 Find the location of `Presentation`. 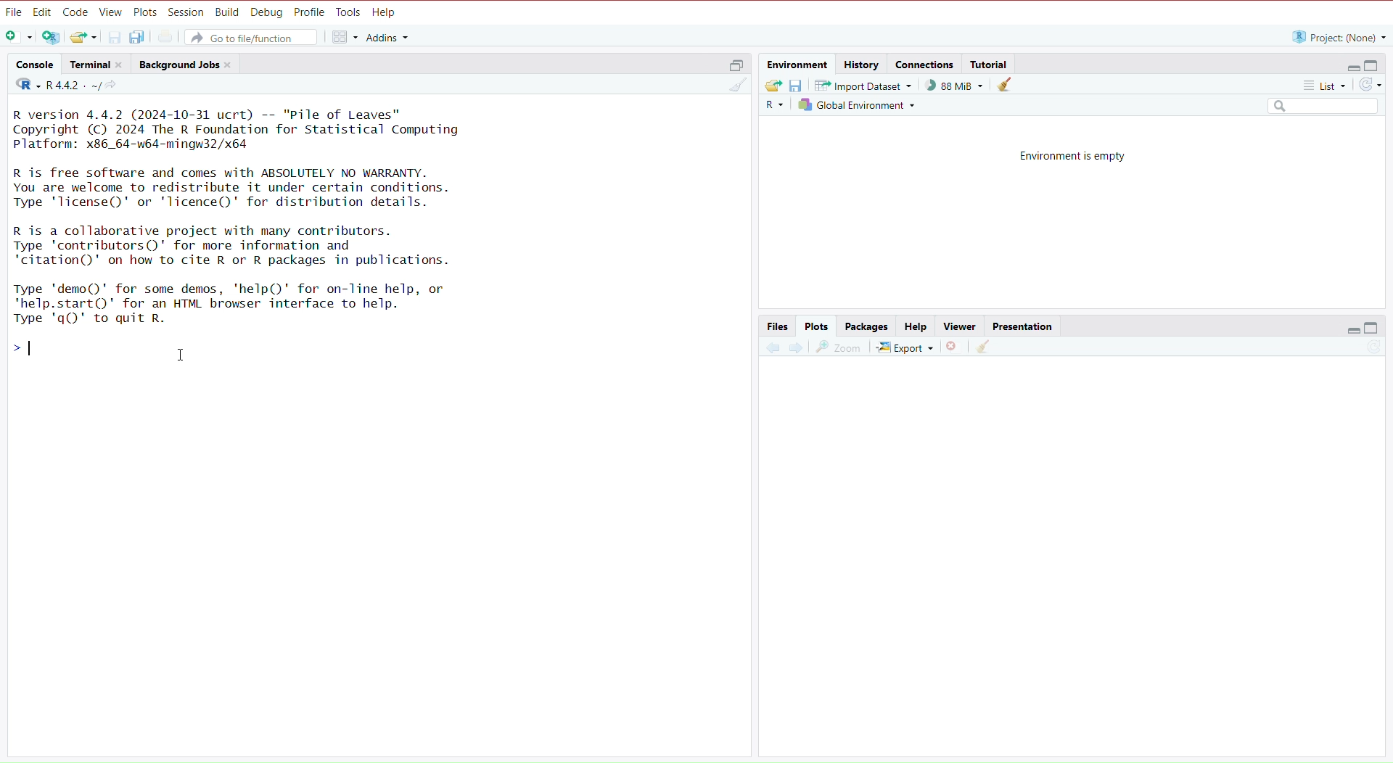

Presentation is located at coordinates (1024, 326).